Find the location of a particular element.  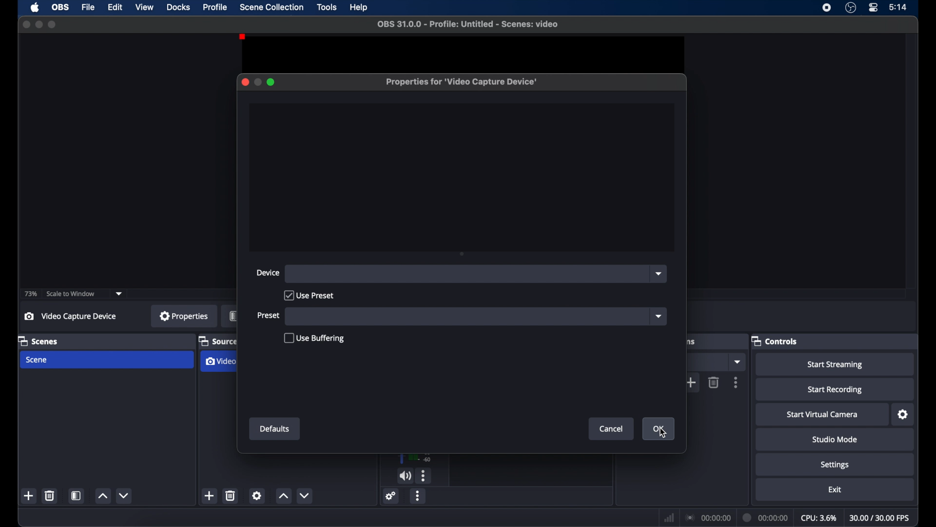

maximize is located at coordinates (272, 82).